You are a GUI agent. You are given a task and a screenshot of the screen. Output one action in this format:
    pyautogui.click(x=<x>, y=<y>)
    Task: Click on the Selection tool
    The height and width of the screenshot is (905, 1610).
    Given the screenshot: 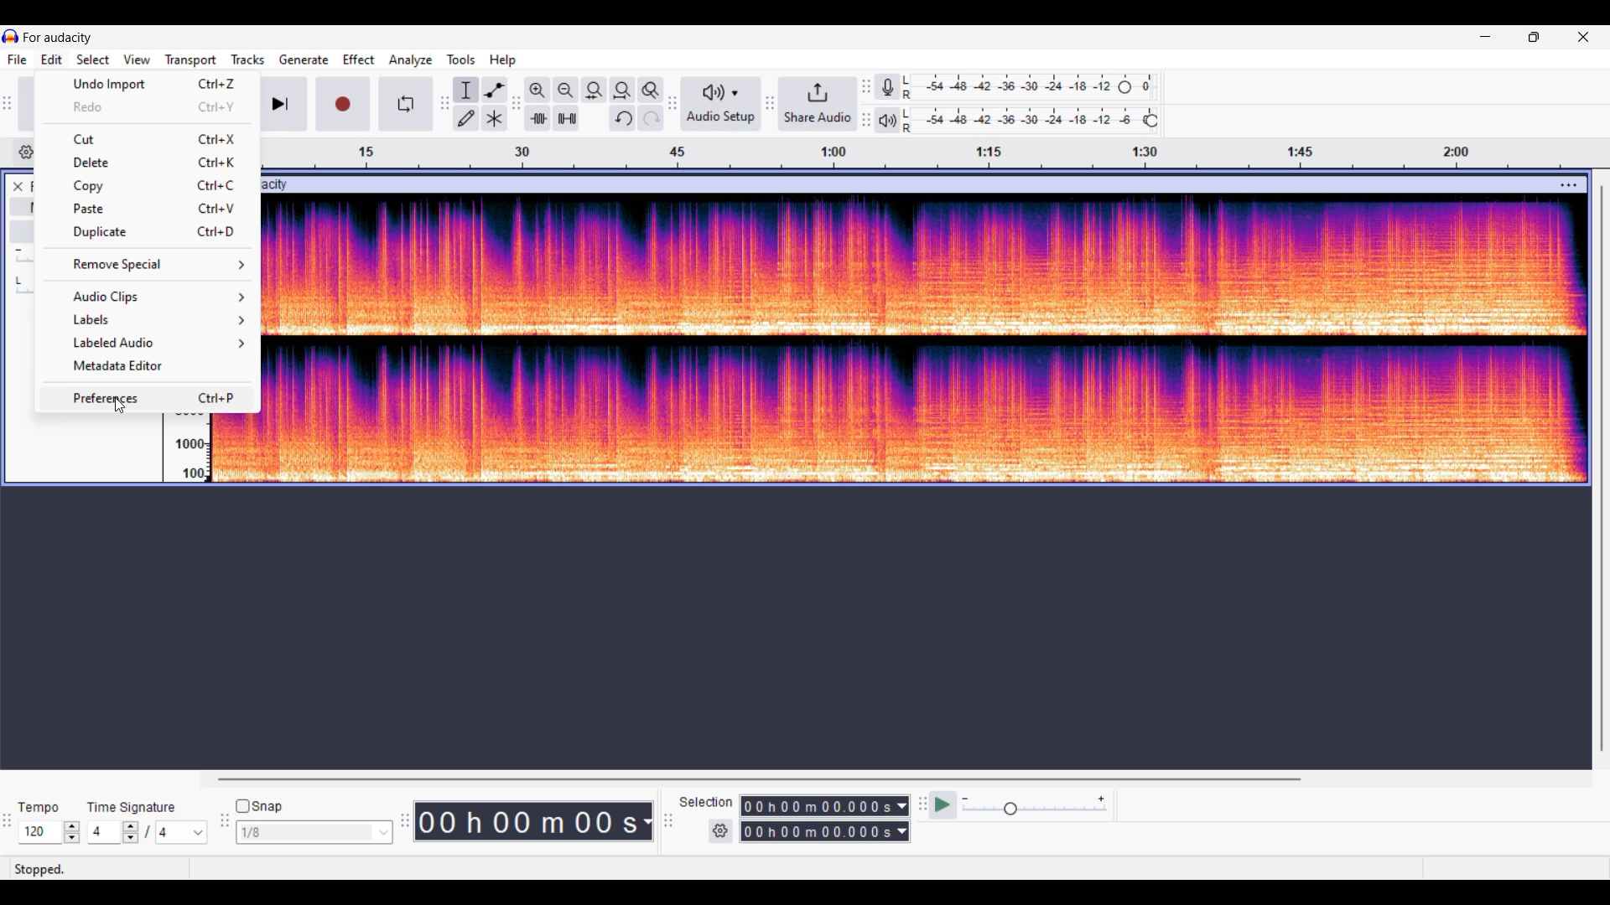 What is the action you would take?
    pyautogui.click(x=467, y=90)
    